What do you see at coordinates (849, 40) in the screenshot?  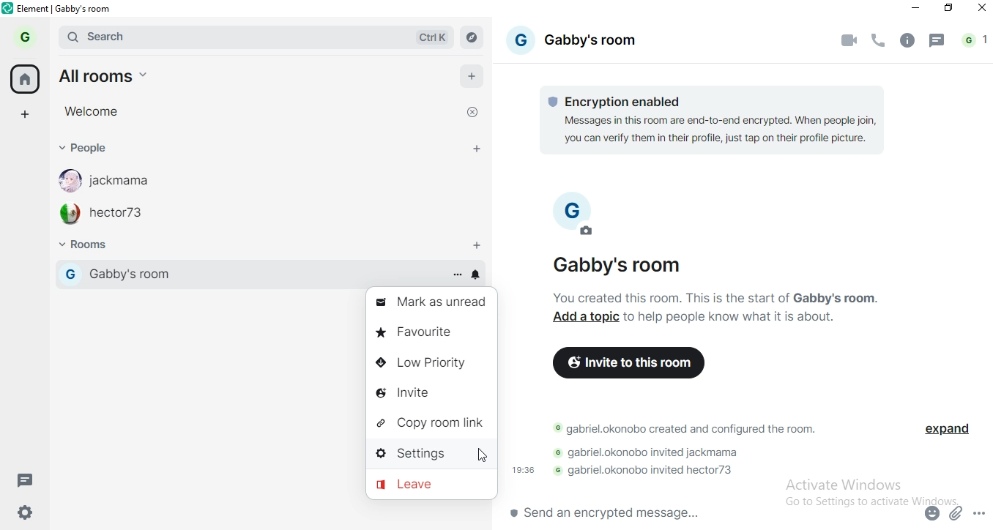 I see `video call` at bounding box center [849, 40].